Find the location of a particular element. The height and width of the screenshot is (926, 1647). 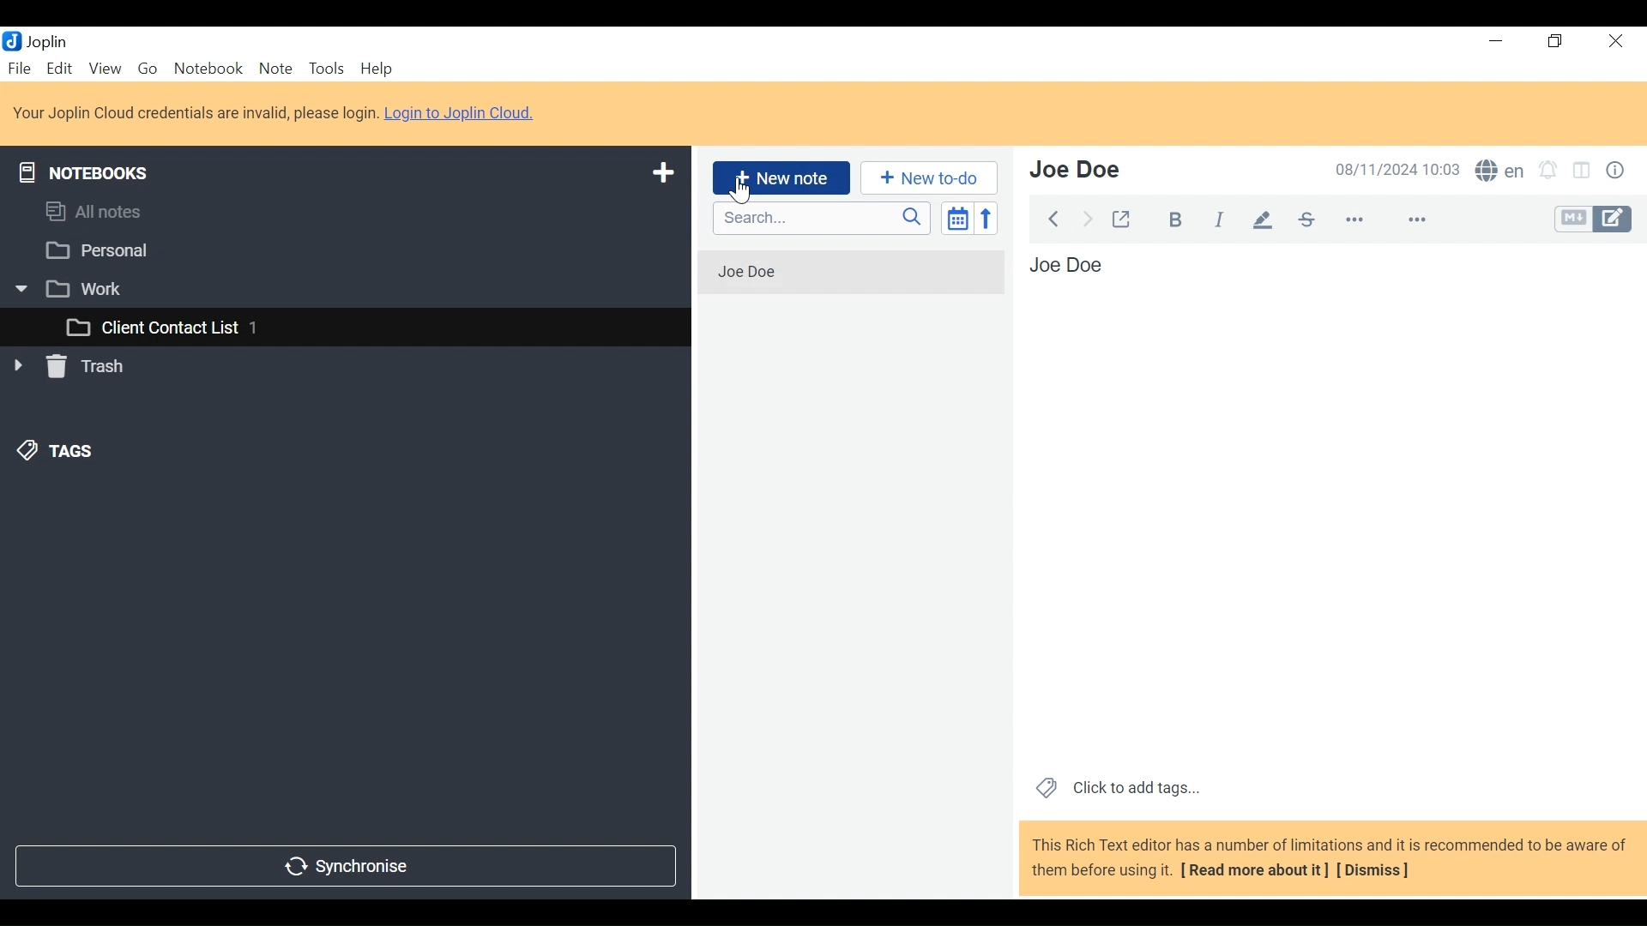

Jon Doe is located at coordinates (1330, 507).